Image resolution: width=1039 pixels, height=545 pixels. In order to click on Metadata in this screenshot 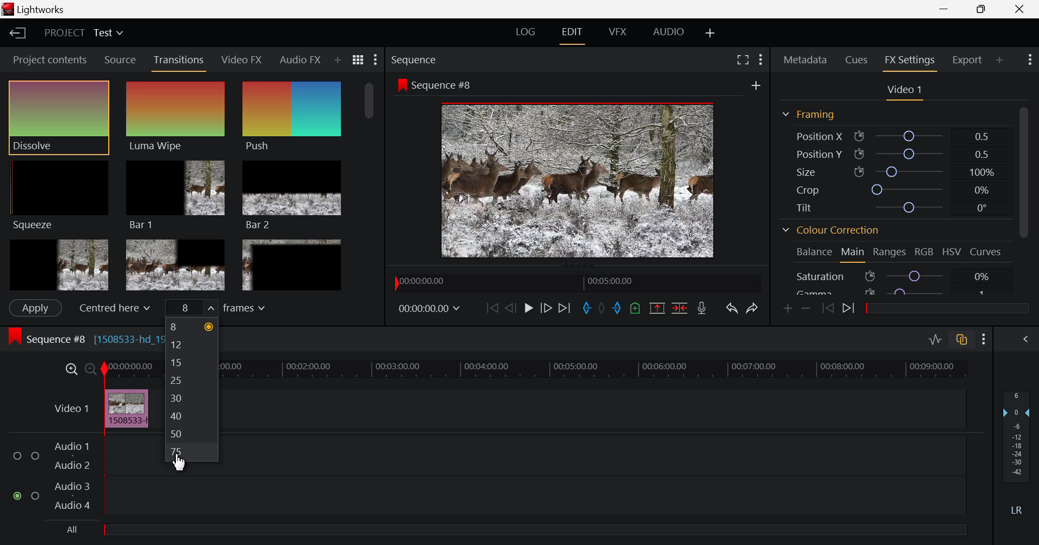, I will do `click(805, 58)`.